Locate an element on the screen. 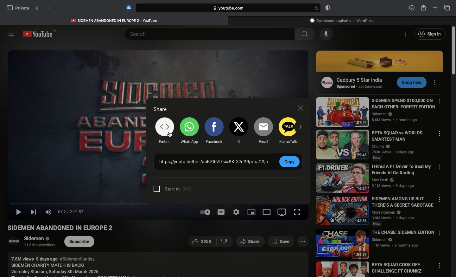 The width and height of the screenshot is (456, 277). Search bar is located at coordinates (222, 8).